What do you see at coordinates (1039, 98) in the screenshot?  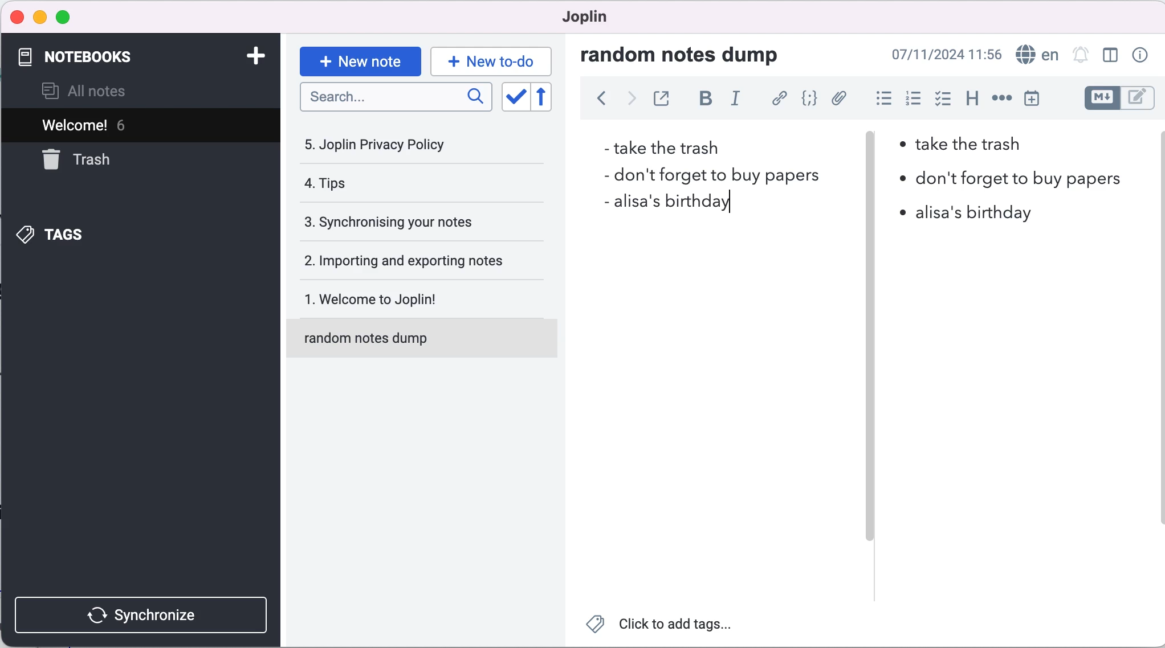 I see `insert time` at bounding box center [1039, 98].